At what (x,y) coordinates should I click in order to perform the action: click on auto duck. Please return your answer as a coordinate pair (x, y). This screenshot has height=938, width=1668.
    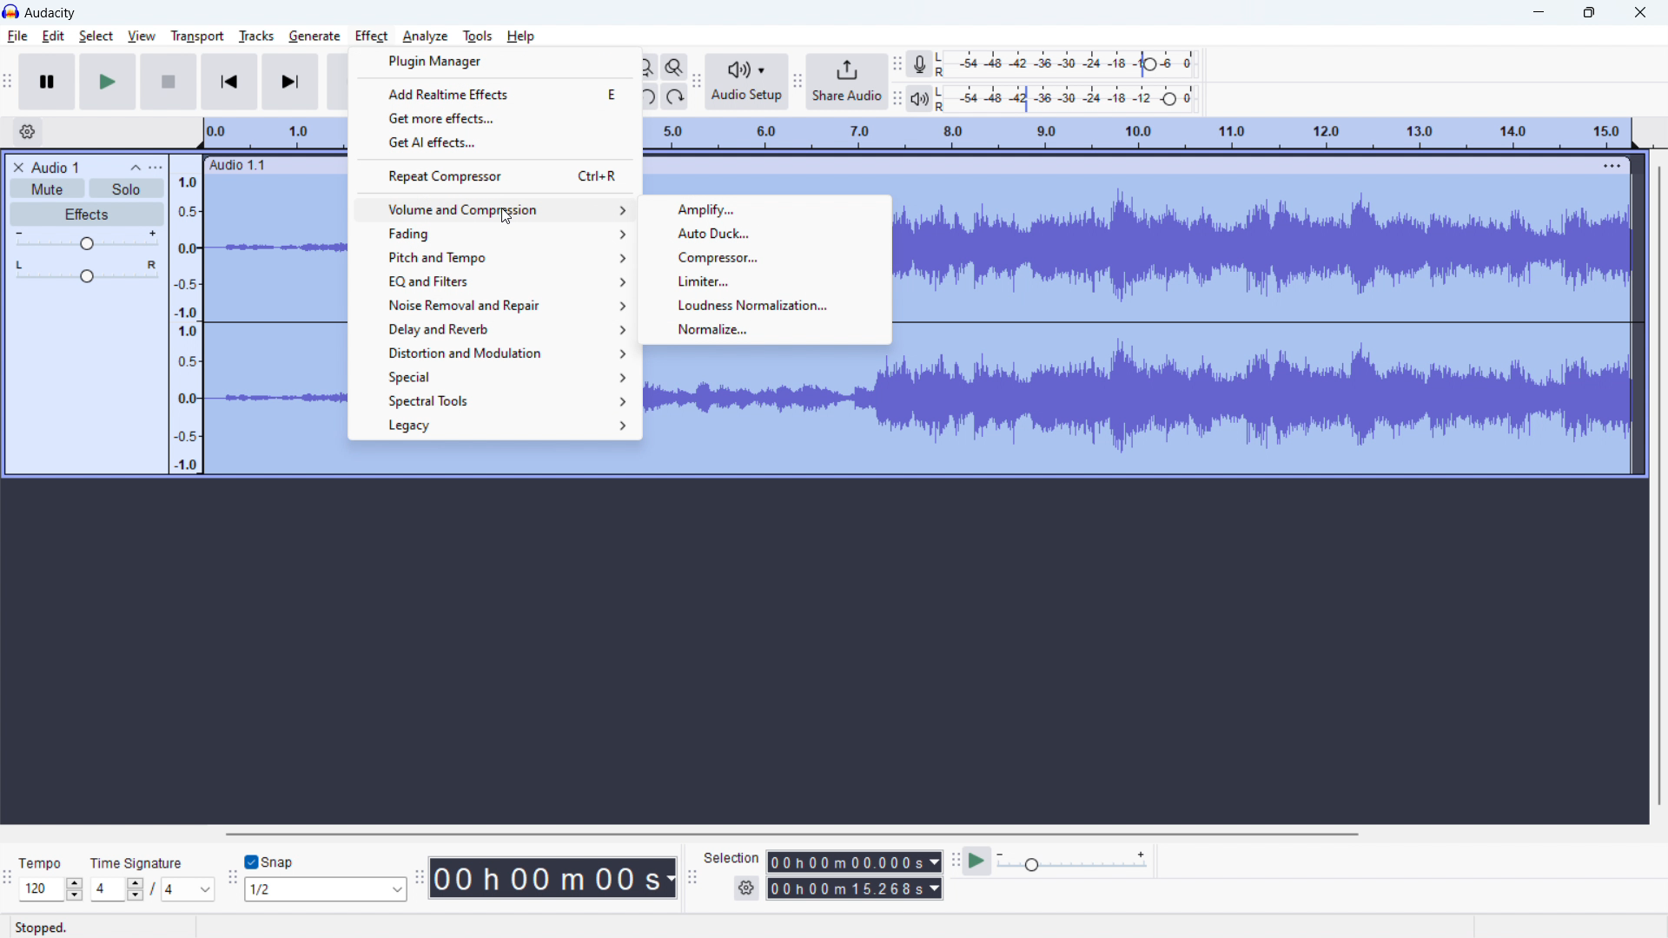
    Looking at the image, I should click on (765, 233).